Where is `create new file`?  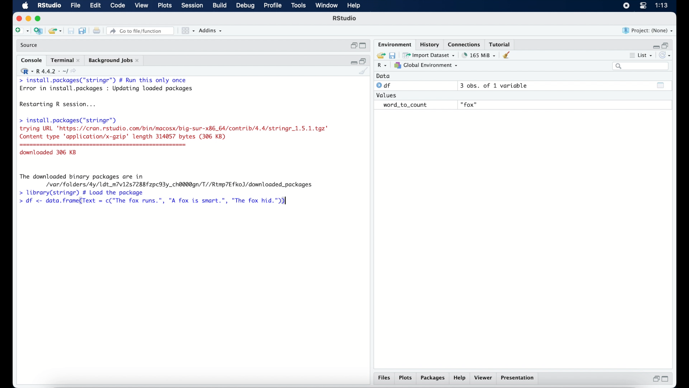 create new file is located at coordinates (22, 31).